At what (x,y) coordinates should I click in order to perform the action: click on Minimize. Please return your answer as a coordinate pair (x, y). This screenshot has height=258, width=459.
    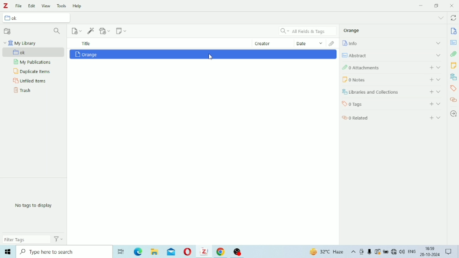
    Looking at the image, I should click on (421, 5).